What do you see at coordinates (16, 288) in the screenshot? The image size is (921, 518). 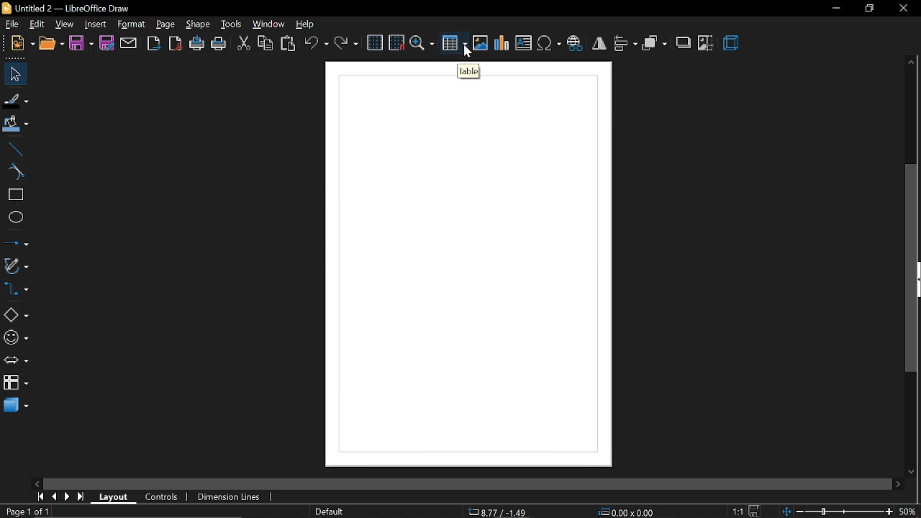 I see `connector` at bounding box center [16, 288].